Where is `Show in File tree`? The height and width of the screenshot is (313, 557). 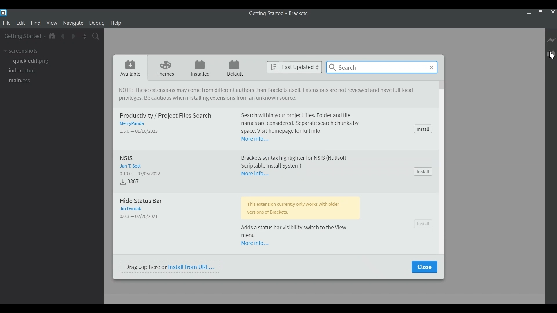 Show in File tree is located at coordinates (52, 37).